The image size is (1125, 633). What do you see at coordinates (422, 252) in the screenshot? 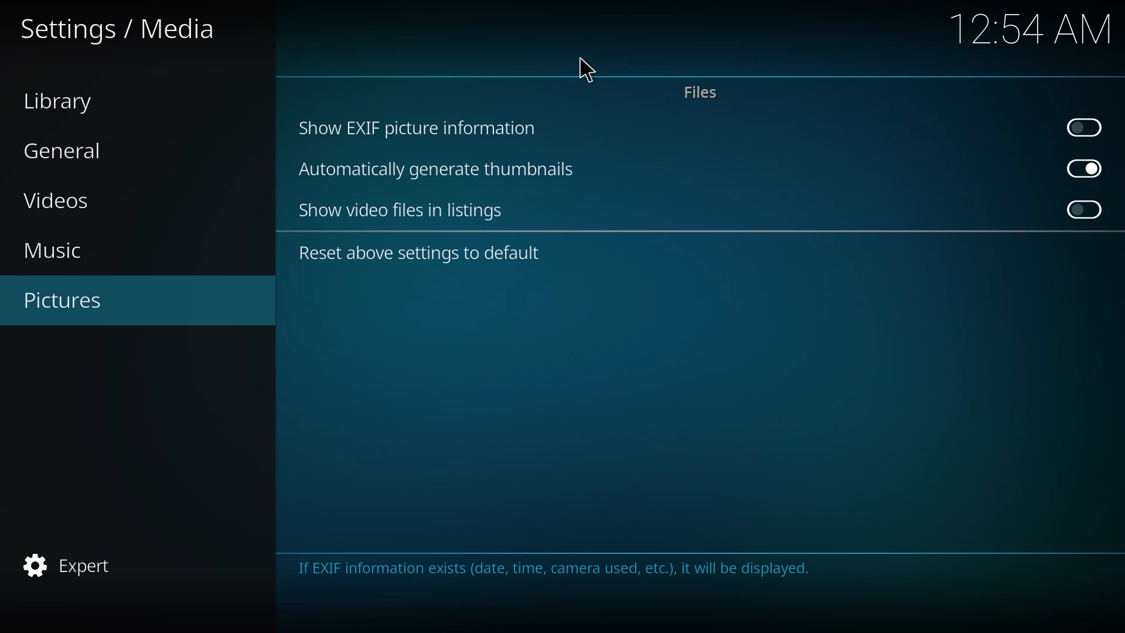
I see `reset above settings to default` at bounding box center [422, 252].